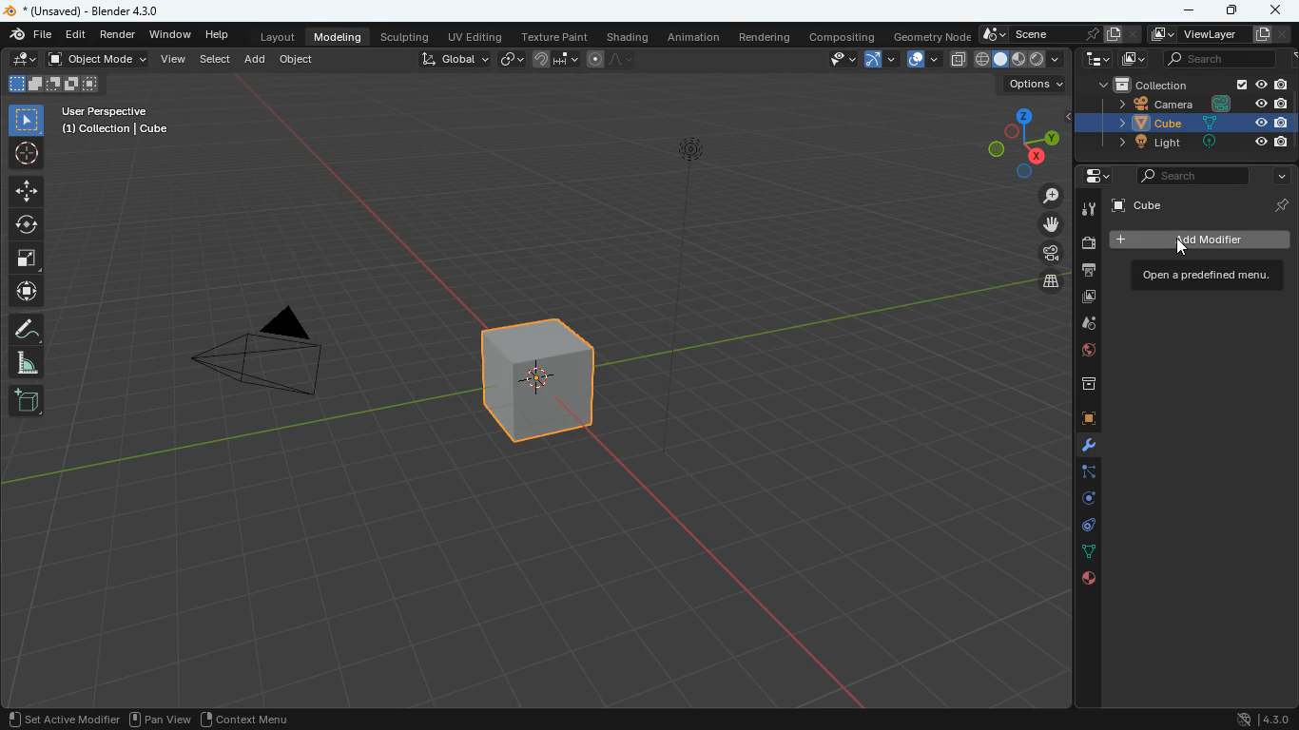 This screenshot has height=730, width=1299. What do you see at coordinates (1086, 299) in the screenshot?
I see `image` at bounding box center [1086, 299].